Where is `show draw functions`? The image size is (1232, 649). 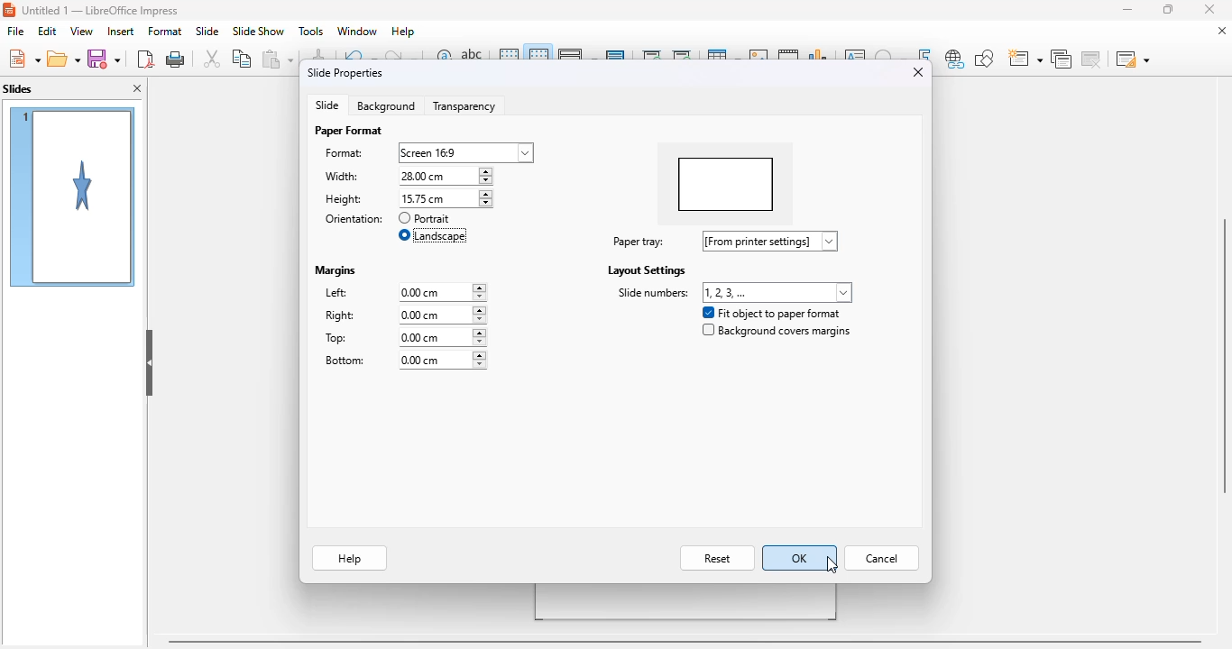 show draw functions is located at coordinates (984, 59).